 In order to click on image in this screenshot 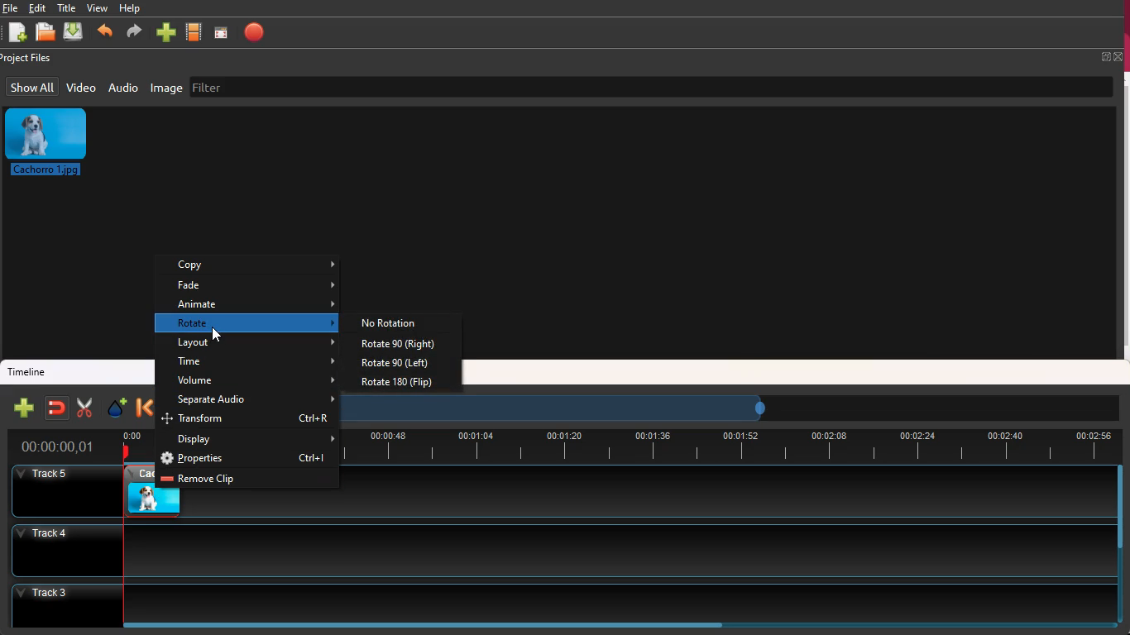, I will do `click(55, 146)`.